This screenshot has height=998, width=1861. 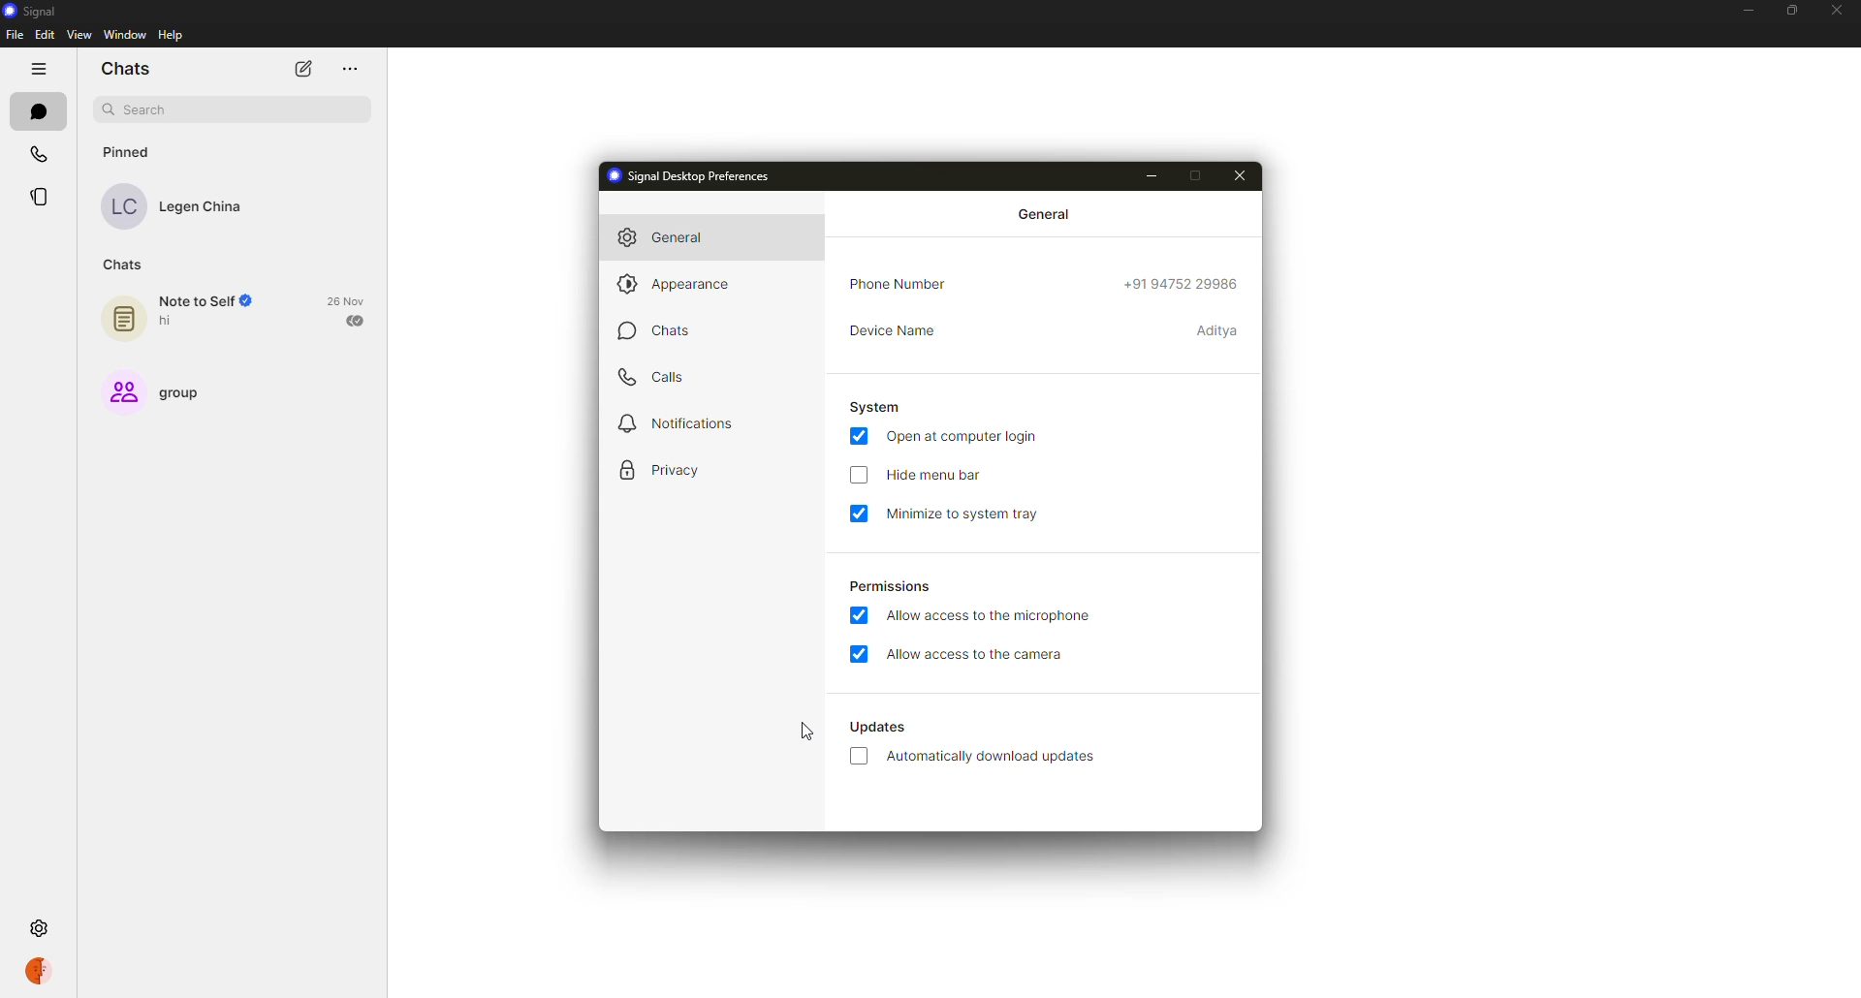 I want to click on allow access to microphone, so click(x=989, y=615).